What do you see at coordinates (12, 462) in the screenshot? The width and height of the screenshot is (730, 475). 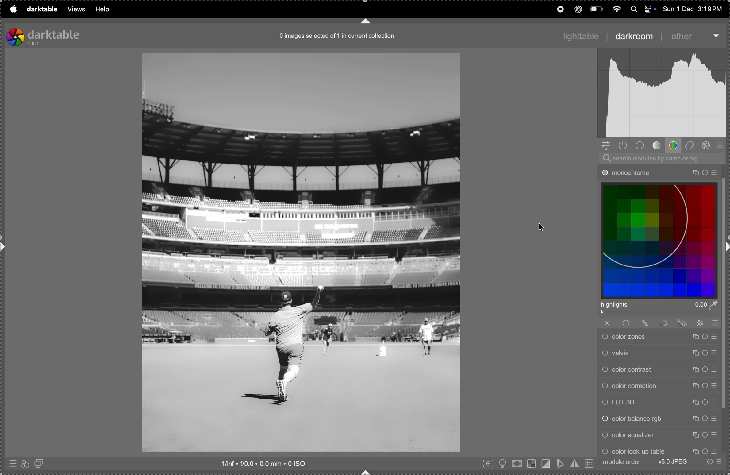 I see `quick acess to presets` at bounding box center [12, 462].